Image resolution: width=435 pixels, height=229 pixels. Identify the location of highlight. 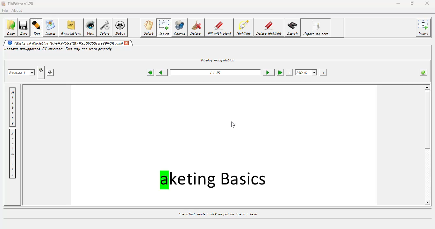
(244, 28).